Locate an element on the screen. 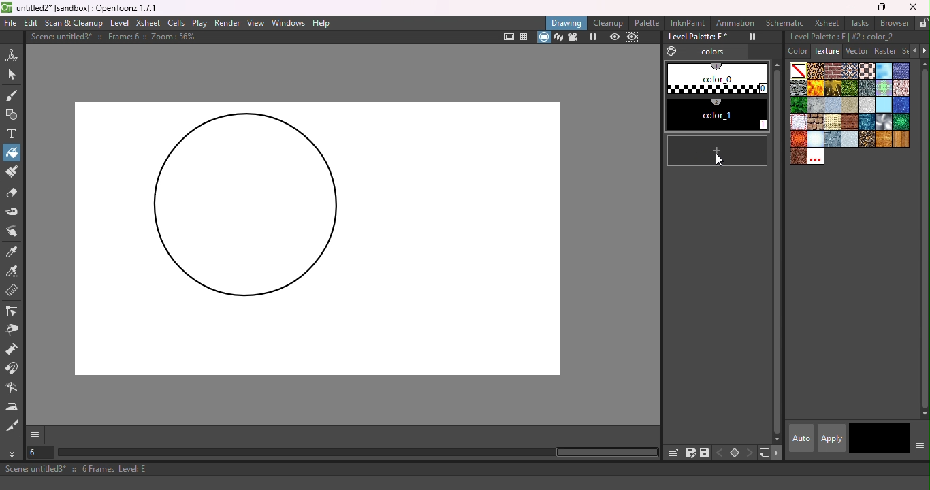 Image resolution: width=930 pixels, height=490 pixels. Plain color is located at coordinates (798, 70).